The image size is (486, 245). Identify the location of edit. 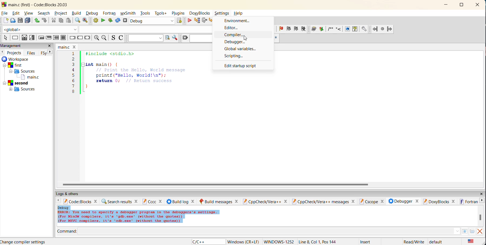
(16, 13).